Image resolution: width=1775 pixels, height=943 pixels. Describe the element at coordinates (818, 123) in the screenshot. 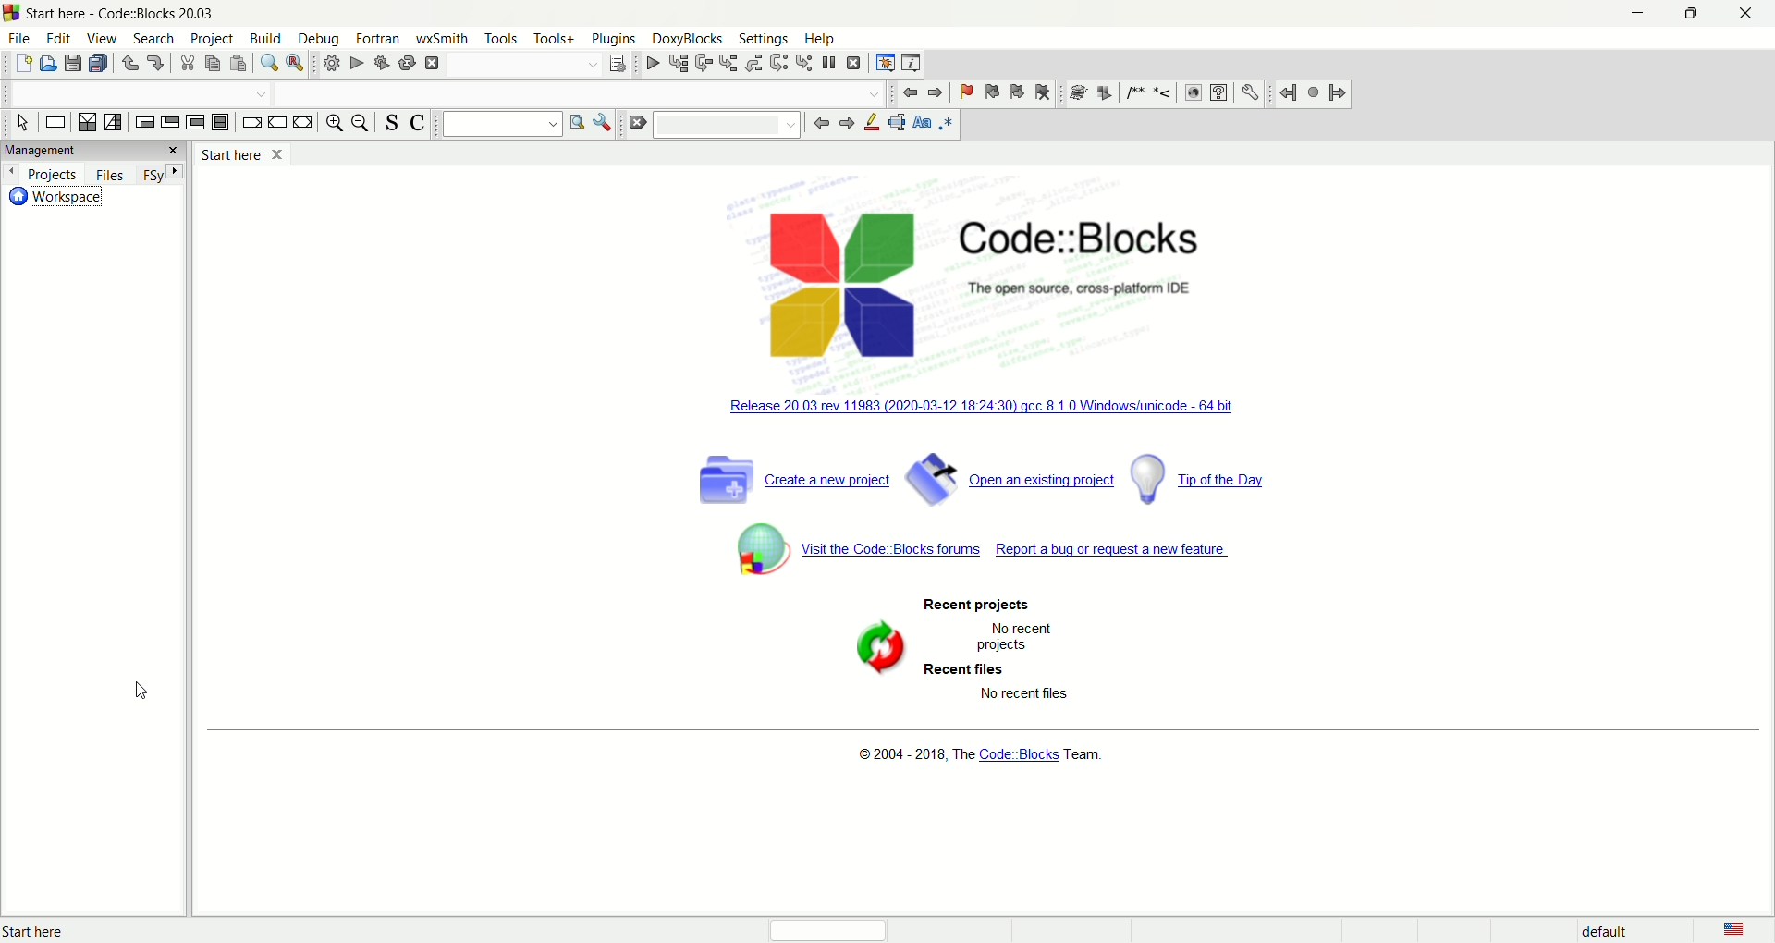

I see `go back` at that location.